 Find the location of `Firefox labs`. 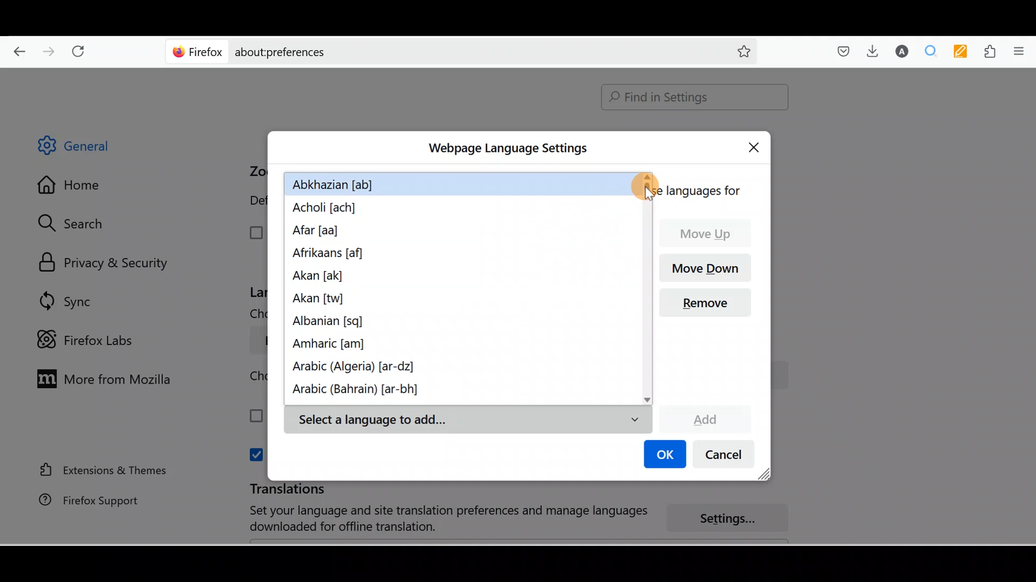

Firefox labs is located at coordinates (88, 340).